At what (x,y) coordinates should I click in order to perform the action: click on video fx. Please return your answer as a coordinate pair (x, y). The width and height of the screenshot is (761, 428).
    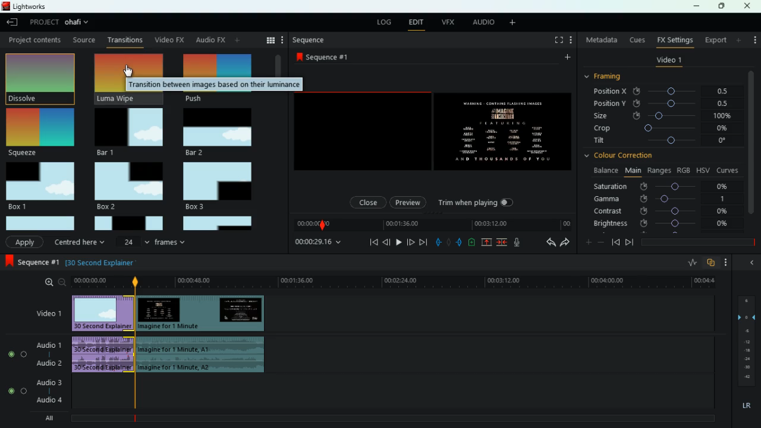
    Looking at the image, I should click on (168, 40).